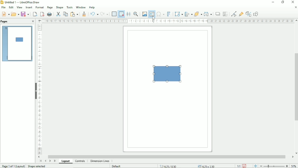  What do you see at coordinates (121, 14) in the screenshot?
I see `Snap to grid` at bounding box center [121, 14].